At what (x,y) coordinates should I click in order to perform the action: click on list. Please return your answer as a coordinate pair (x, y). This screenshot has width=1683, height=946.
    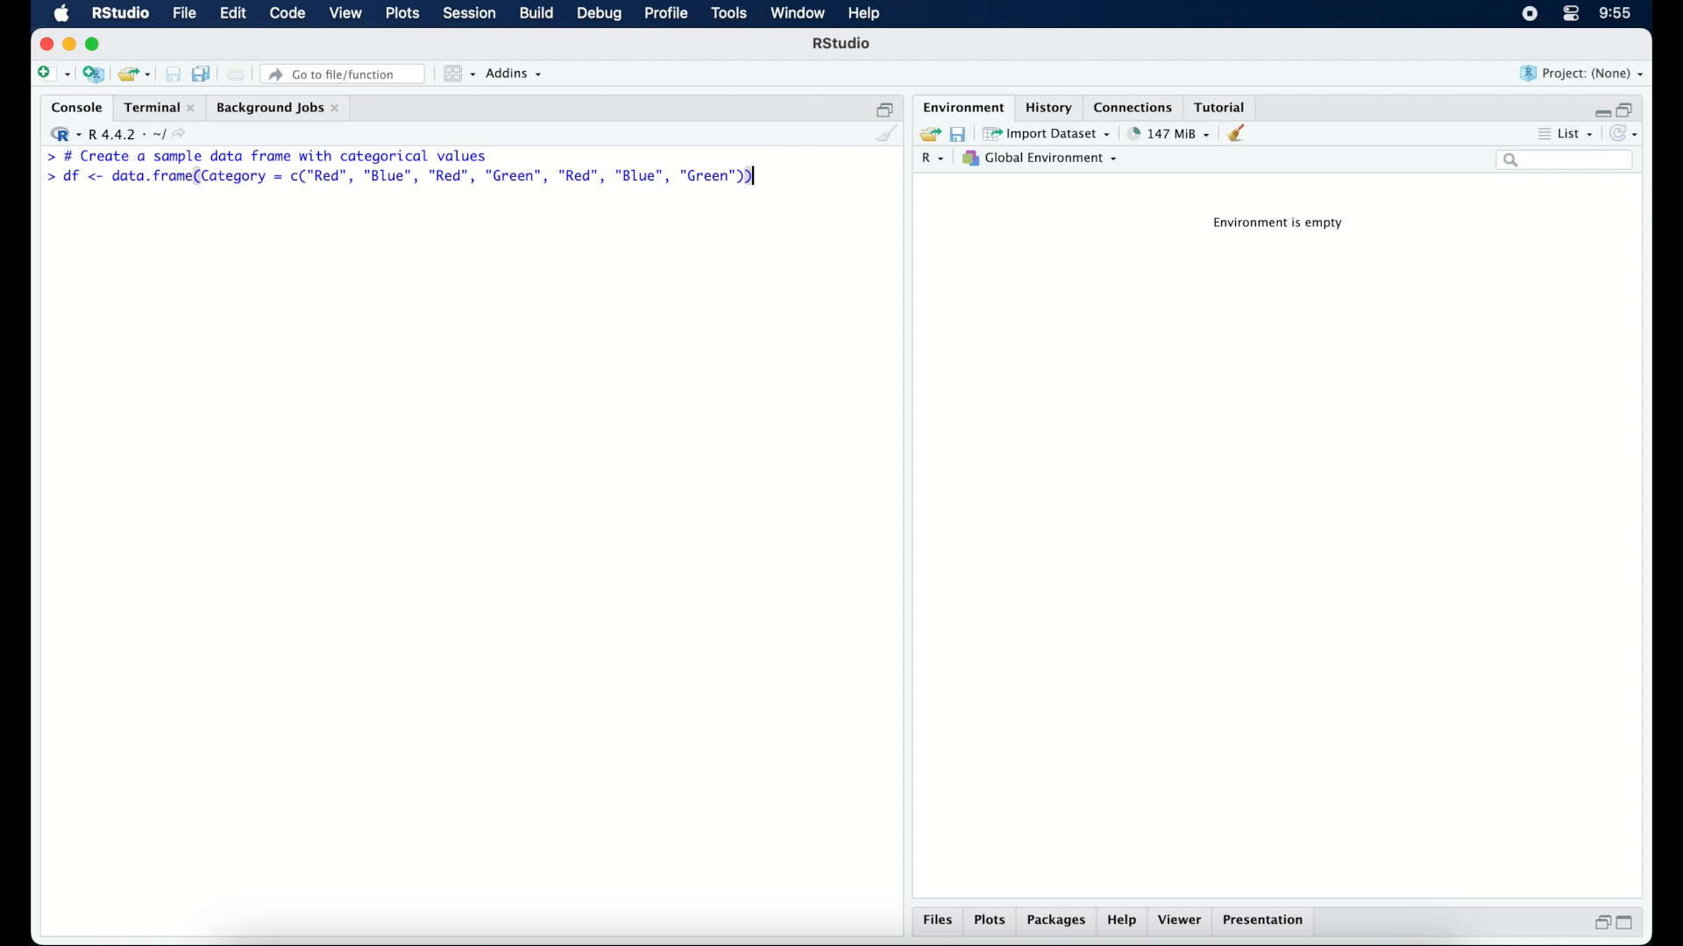
    Looking at the image, I should click on (1579, 132).